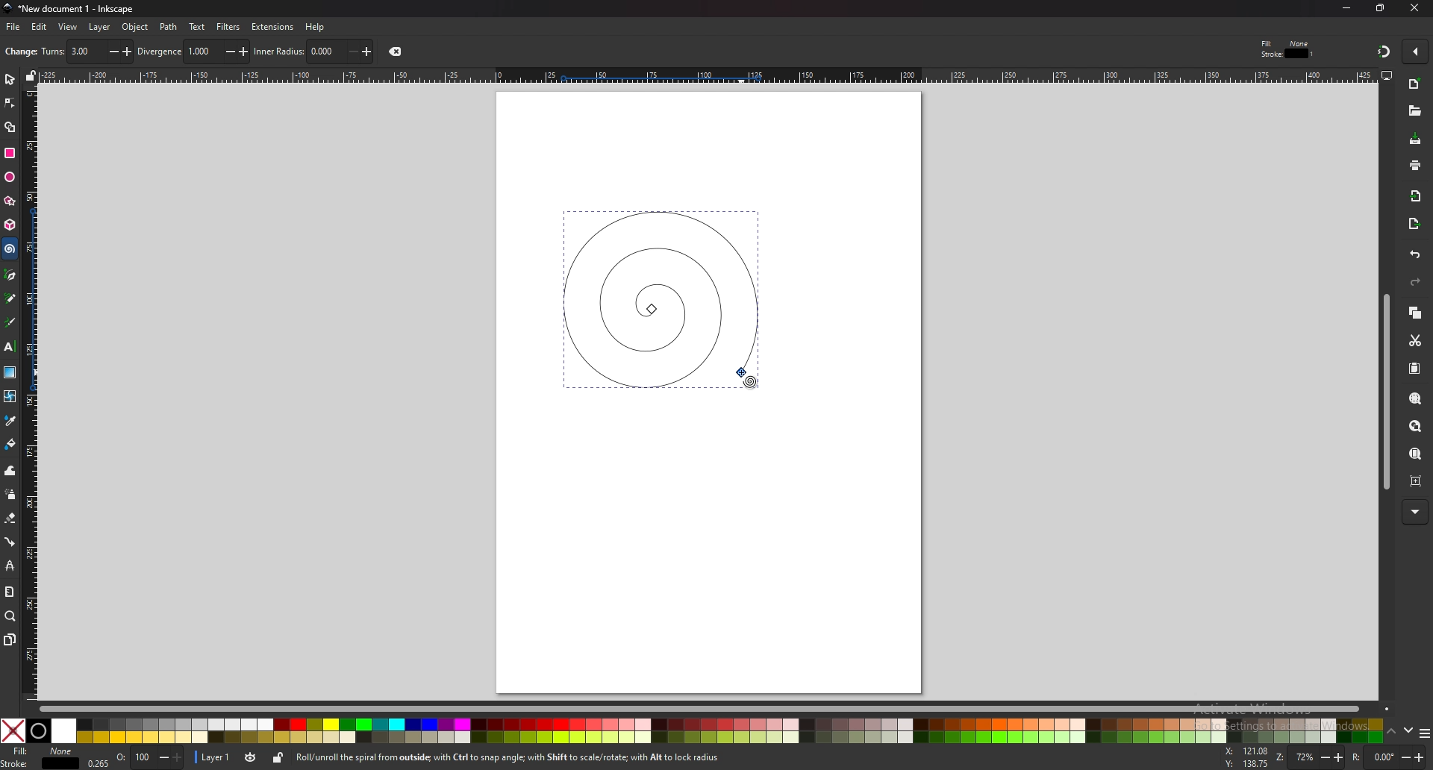 This screenshot has height=770, width=1433. Describe the element at coordinates (68, 28) in the screenshot. I see `view` at that location.